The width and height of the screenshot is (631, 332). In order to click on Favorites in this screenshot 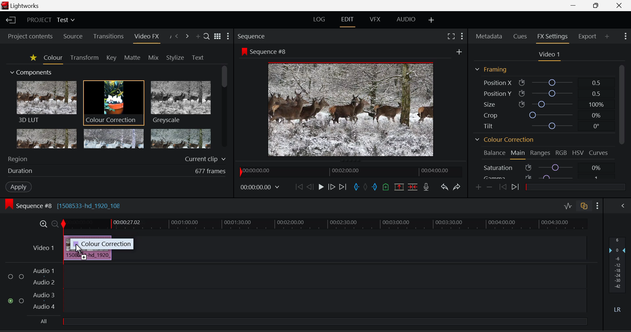, I will do `click(32, 58)`.